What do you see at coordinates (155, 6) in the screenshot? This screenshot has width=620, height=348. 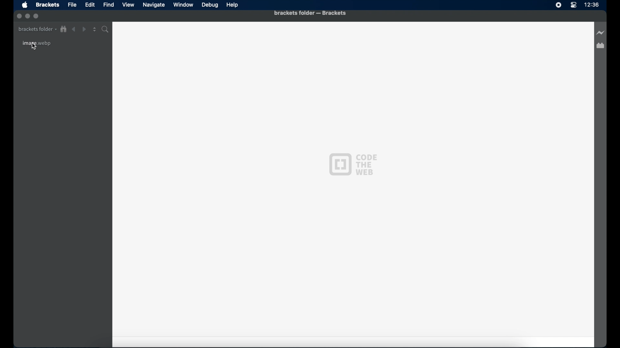 I see `Navigate` at bounding box center [155, 6].